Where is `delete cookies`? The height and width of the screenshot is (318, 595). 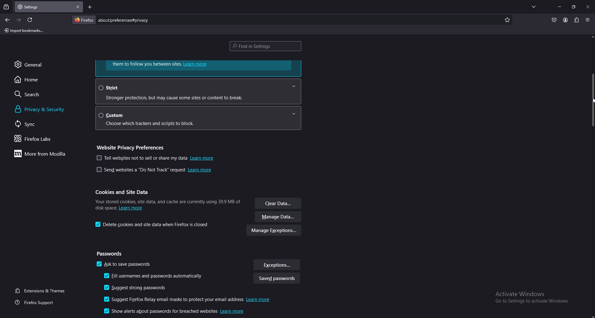 delete cookies is located at coordinates (153, 225).